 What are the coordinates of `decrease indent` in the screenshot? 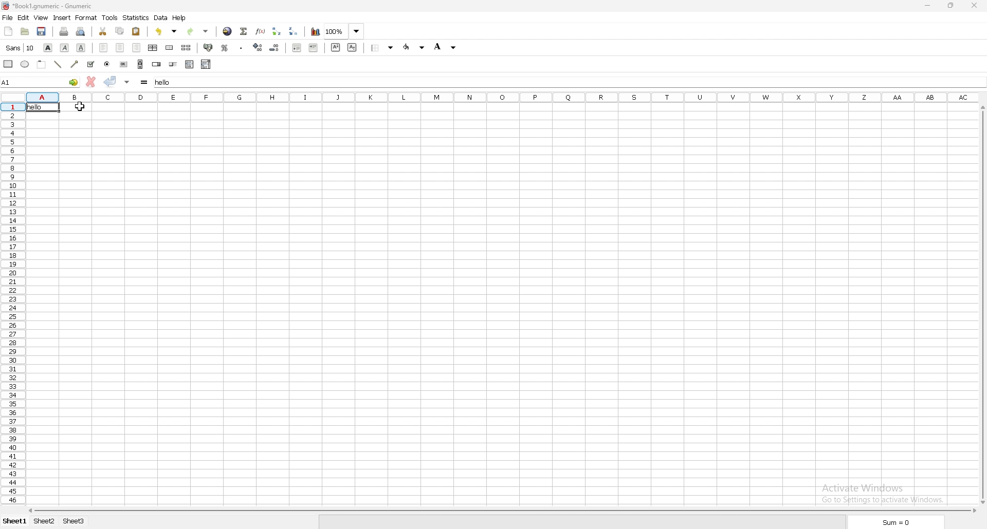 It's located at (297, 47).